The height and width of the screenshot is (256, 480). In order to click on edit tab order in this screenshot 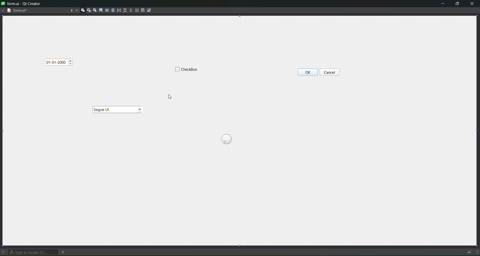, I will do `click(100, 9)`.